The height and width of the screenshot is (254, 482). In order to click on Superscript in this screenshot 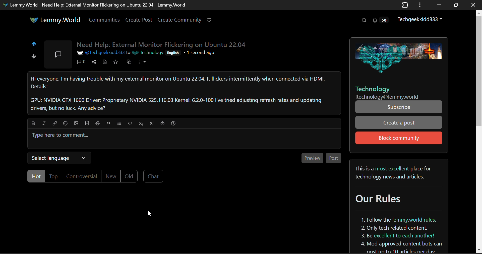, I will do `click(152, 123)`.